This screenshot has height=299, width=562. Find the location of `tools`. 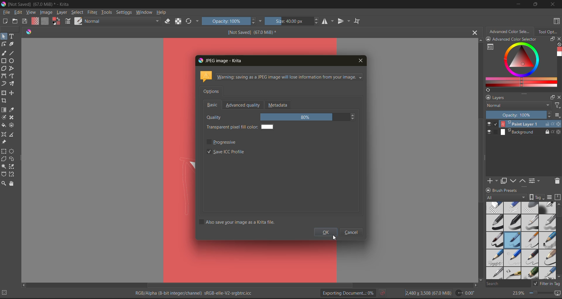

tools is located at coordinates (12, 53).